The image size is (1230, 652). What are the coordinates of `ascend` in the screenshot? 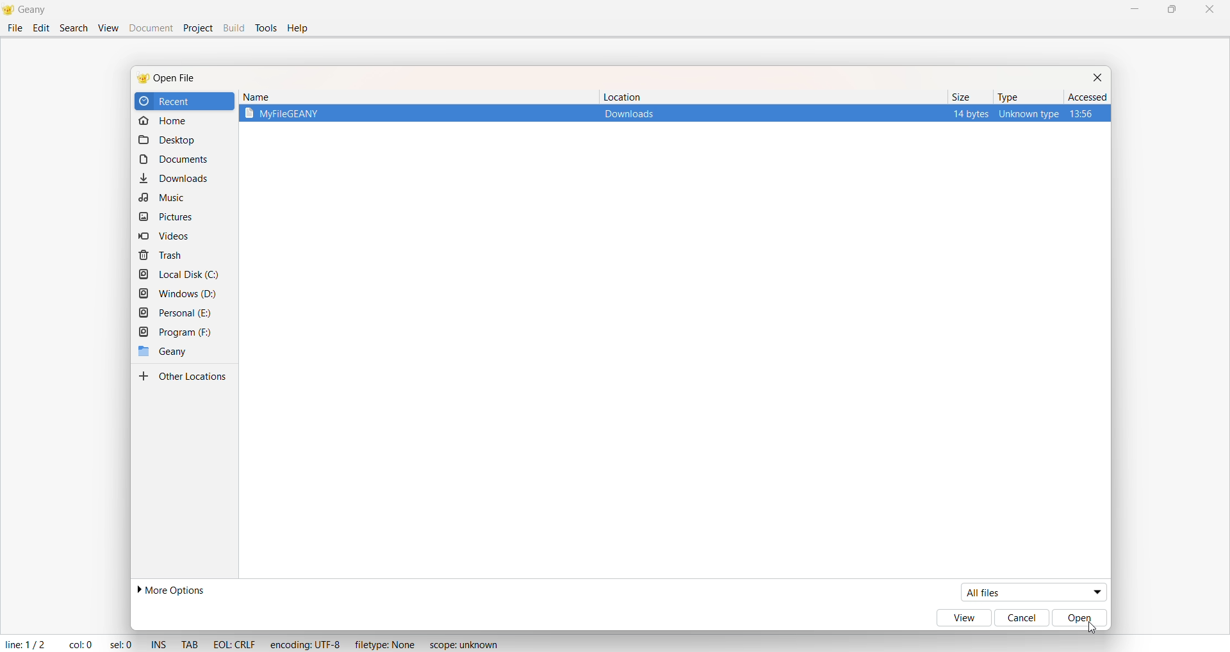 It's located at (1083, 97).